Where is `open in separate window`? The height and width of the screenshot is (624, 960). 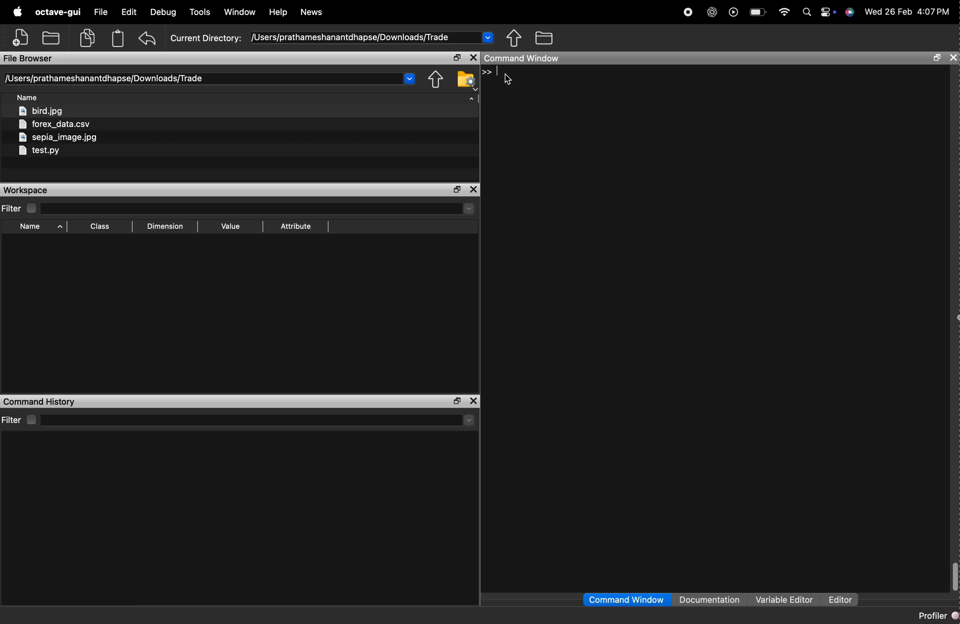
open in separate window is located at coordinates (458, 189).